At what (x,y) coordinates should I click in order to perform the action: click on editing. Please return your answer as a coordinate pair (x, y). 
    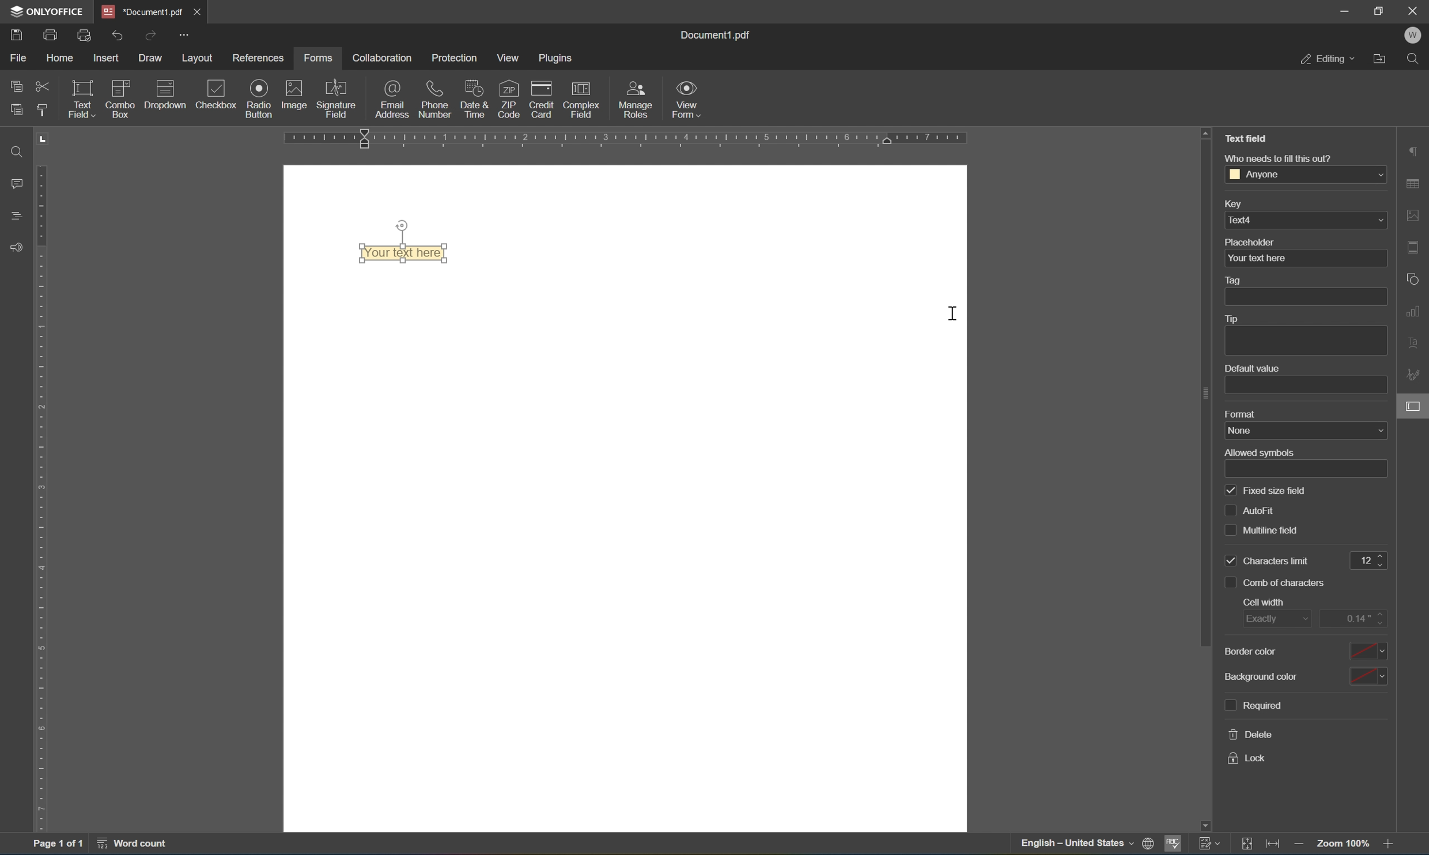
    Looking at the image, I should click on (1330, 59).